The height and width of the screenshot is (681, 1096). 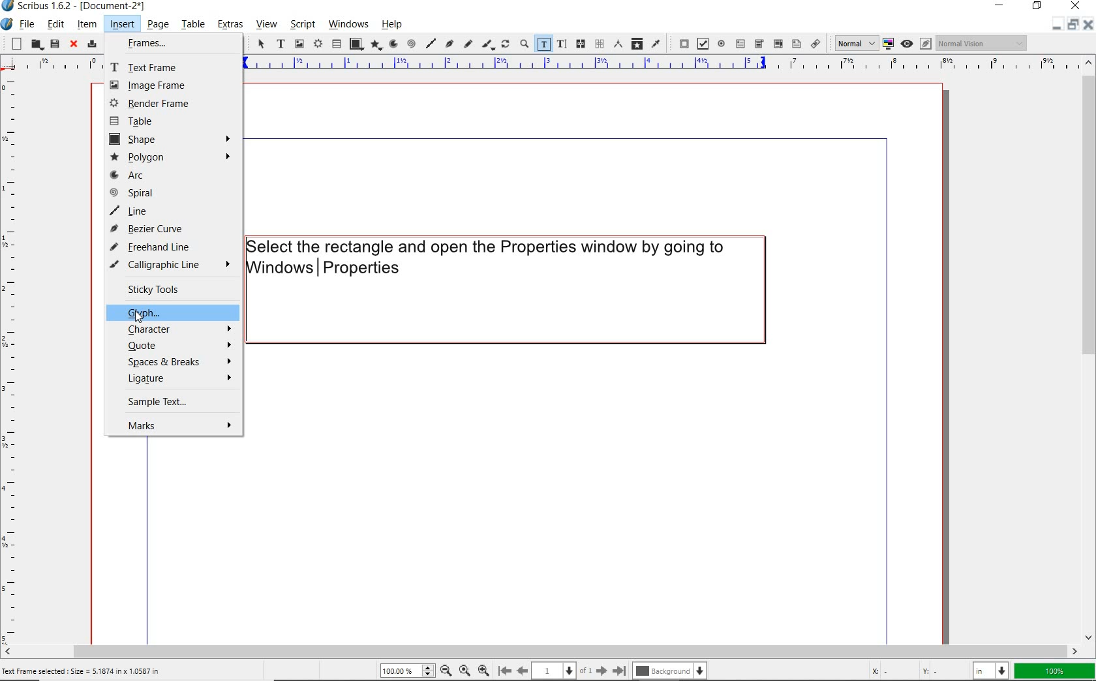 I want to click on polygon, so click(x=376, y=45).